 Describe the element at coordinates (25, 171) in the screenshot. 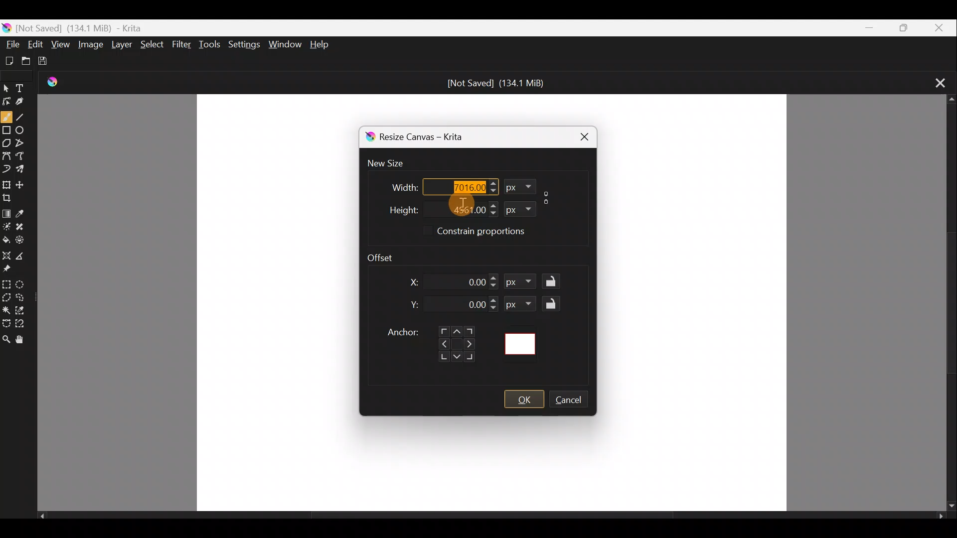

I see `Multibrush tool` at that location.